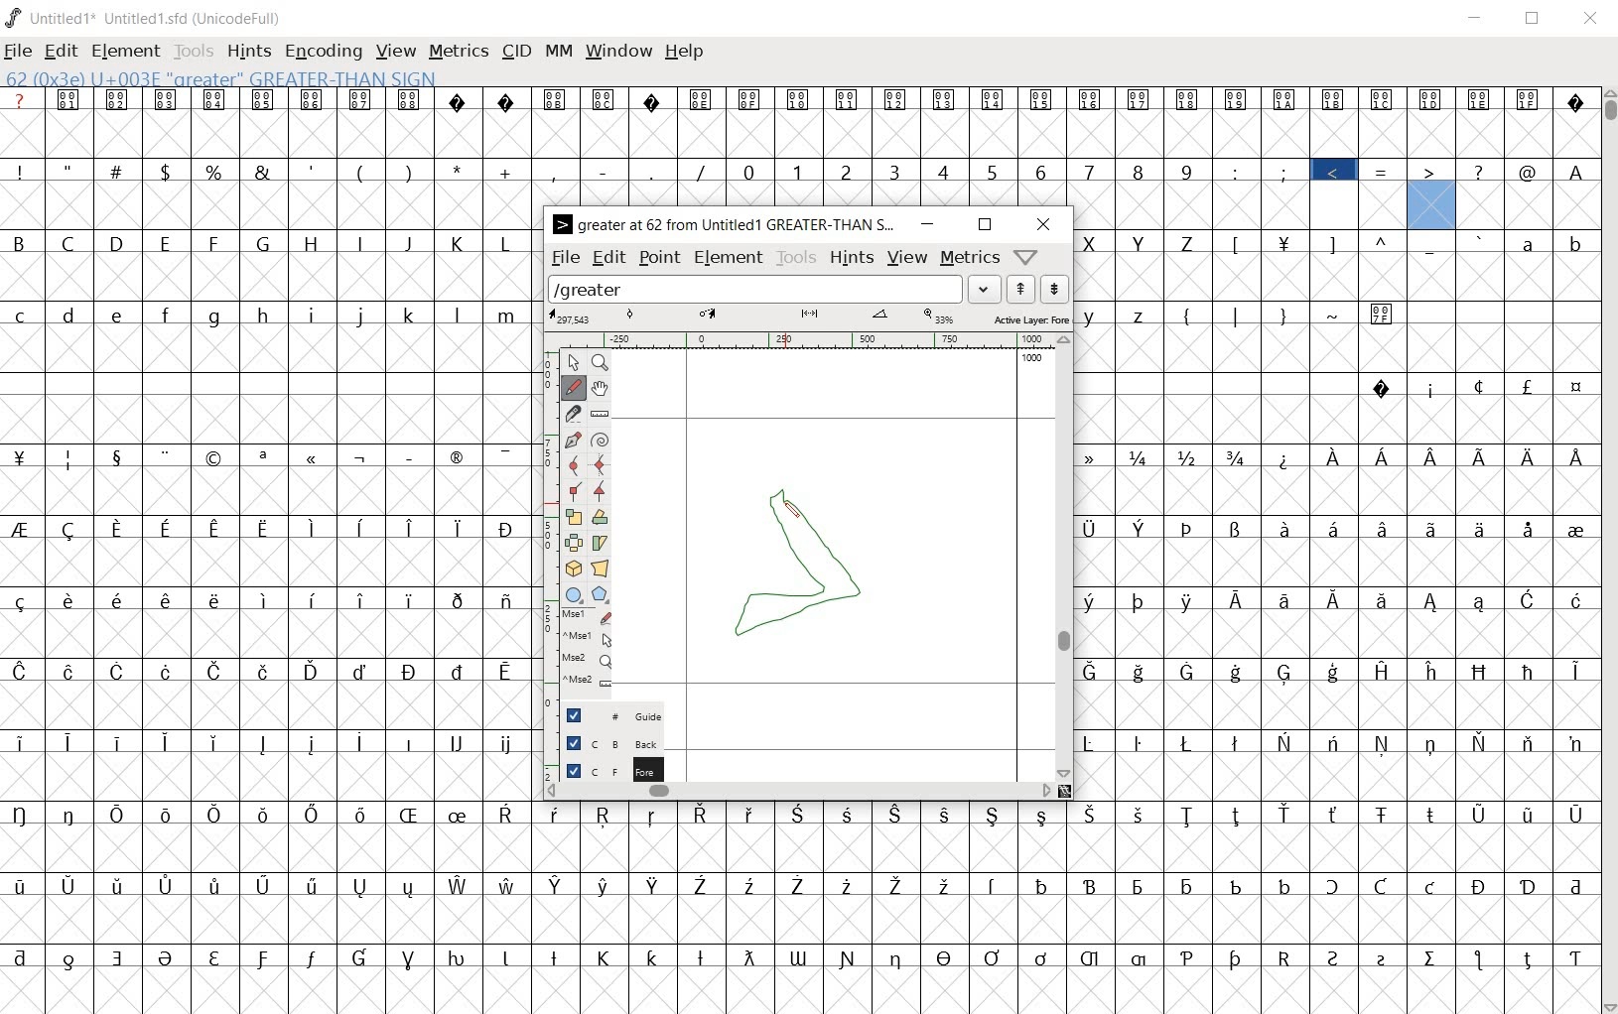 The height and width of the screenshot is (1014, 1618). Describe the element at coordinates (775, 289) in the screenshot. I see `load word list` at that location.